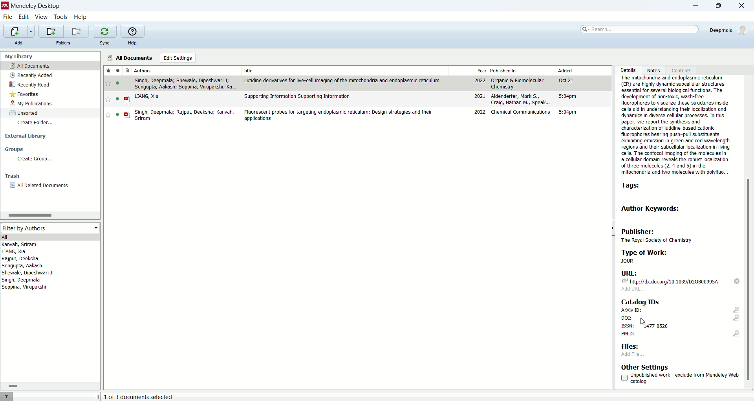 This screenshot has height=401, width=754. I want to click on 1 of 3 document selected, so click(142, 397).